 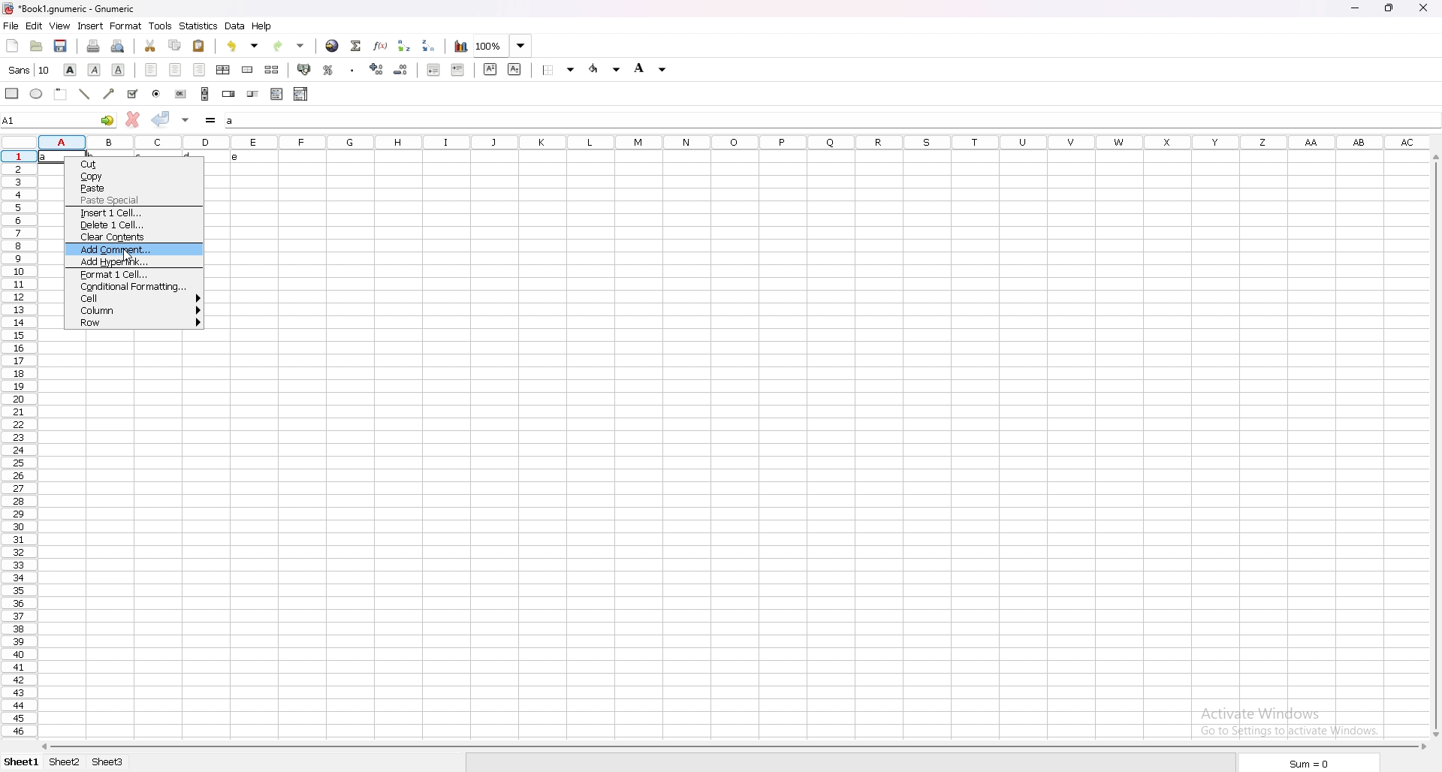 I want to click on merge cells, so click(x=247, y=69).